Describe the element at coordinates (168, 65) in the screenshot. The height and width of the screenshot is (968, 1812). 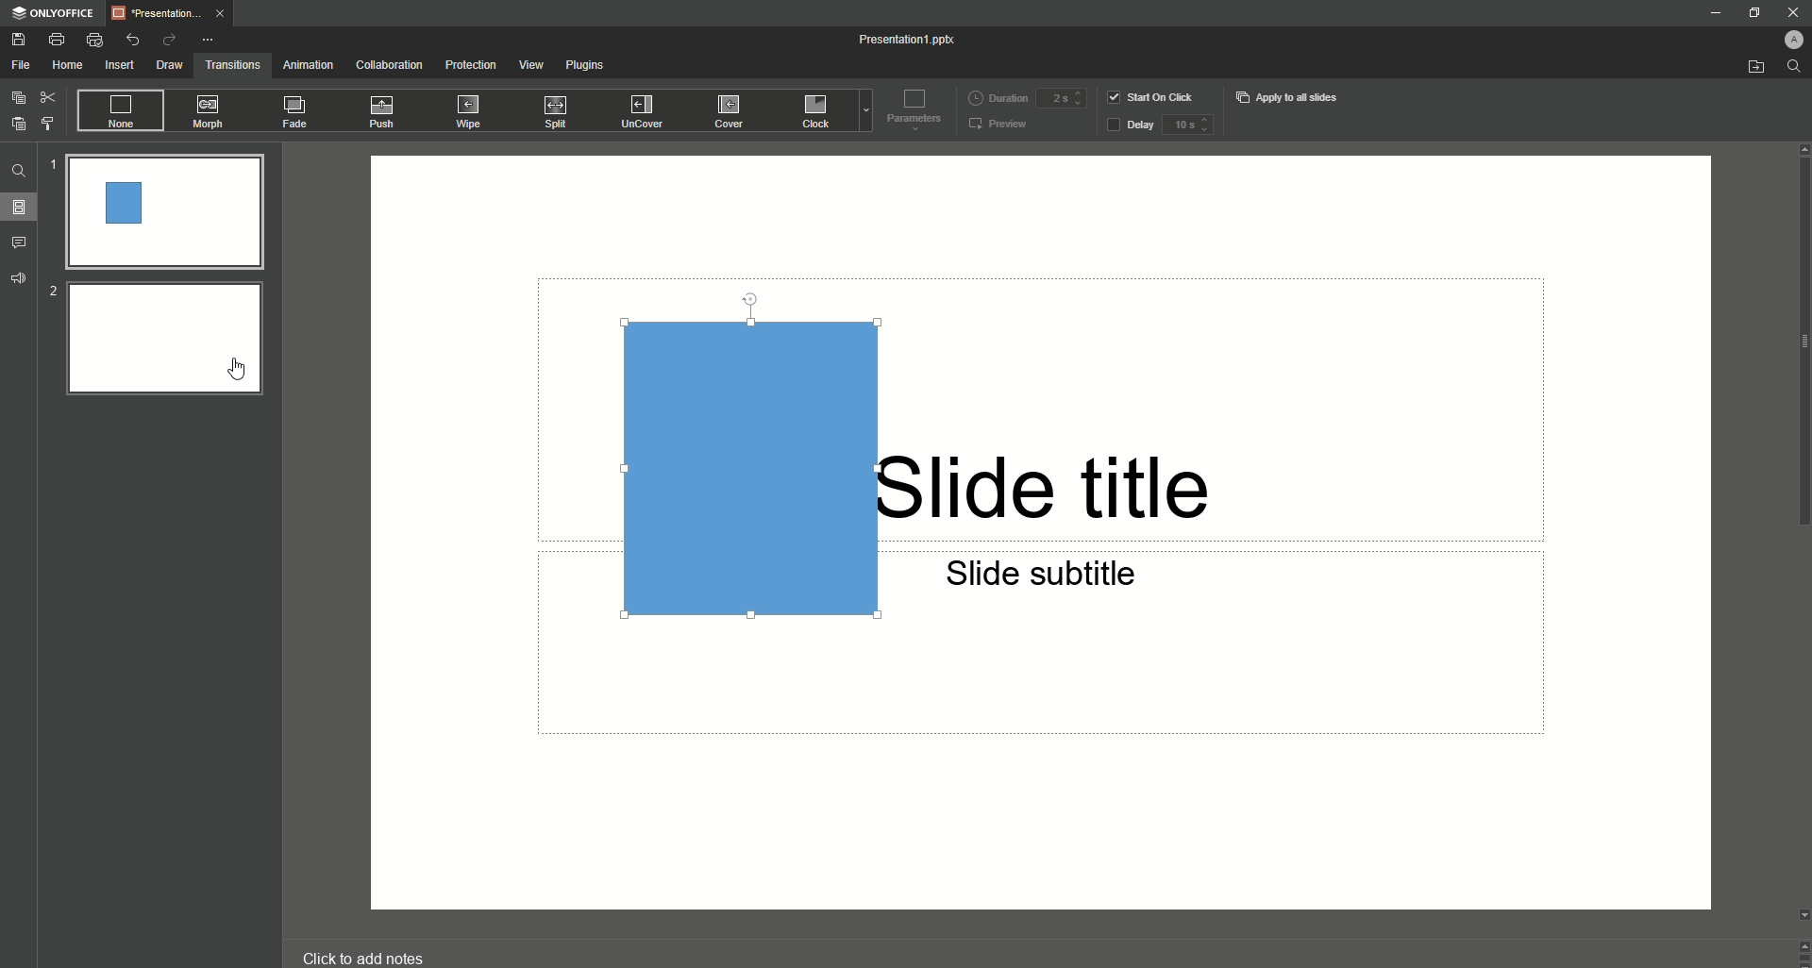
I see `Draw` at that location.